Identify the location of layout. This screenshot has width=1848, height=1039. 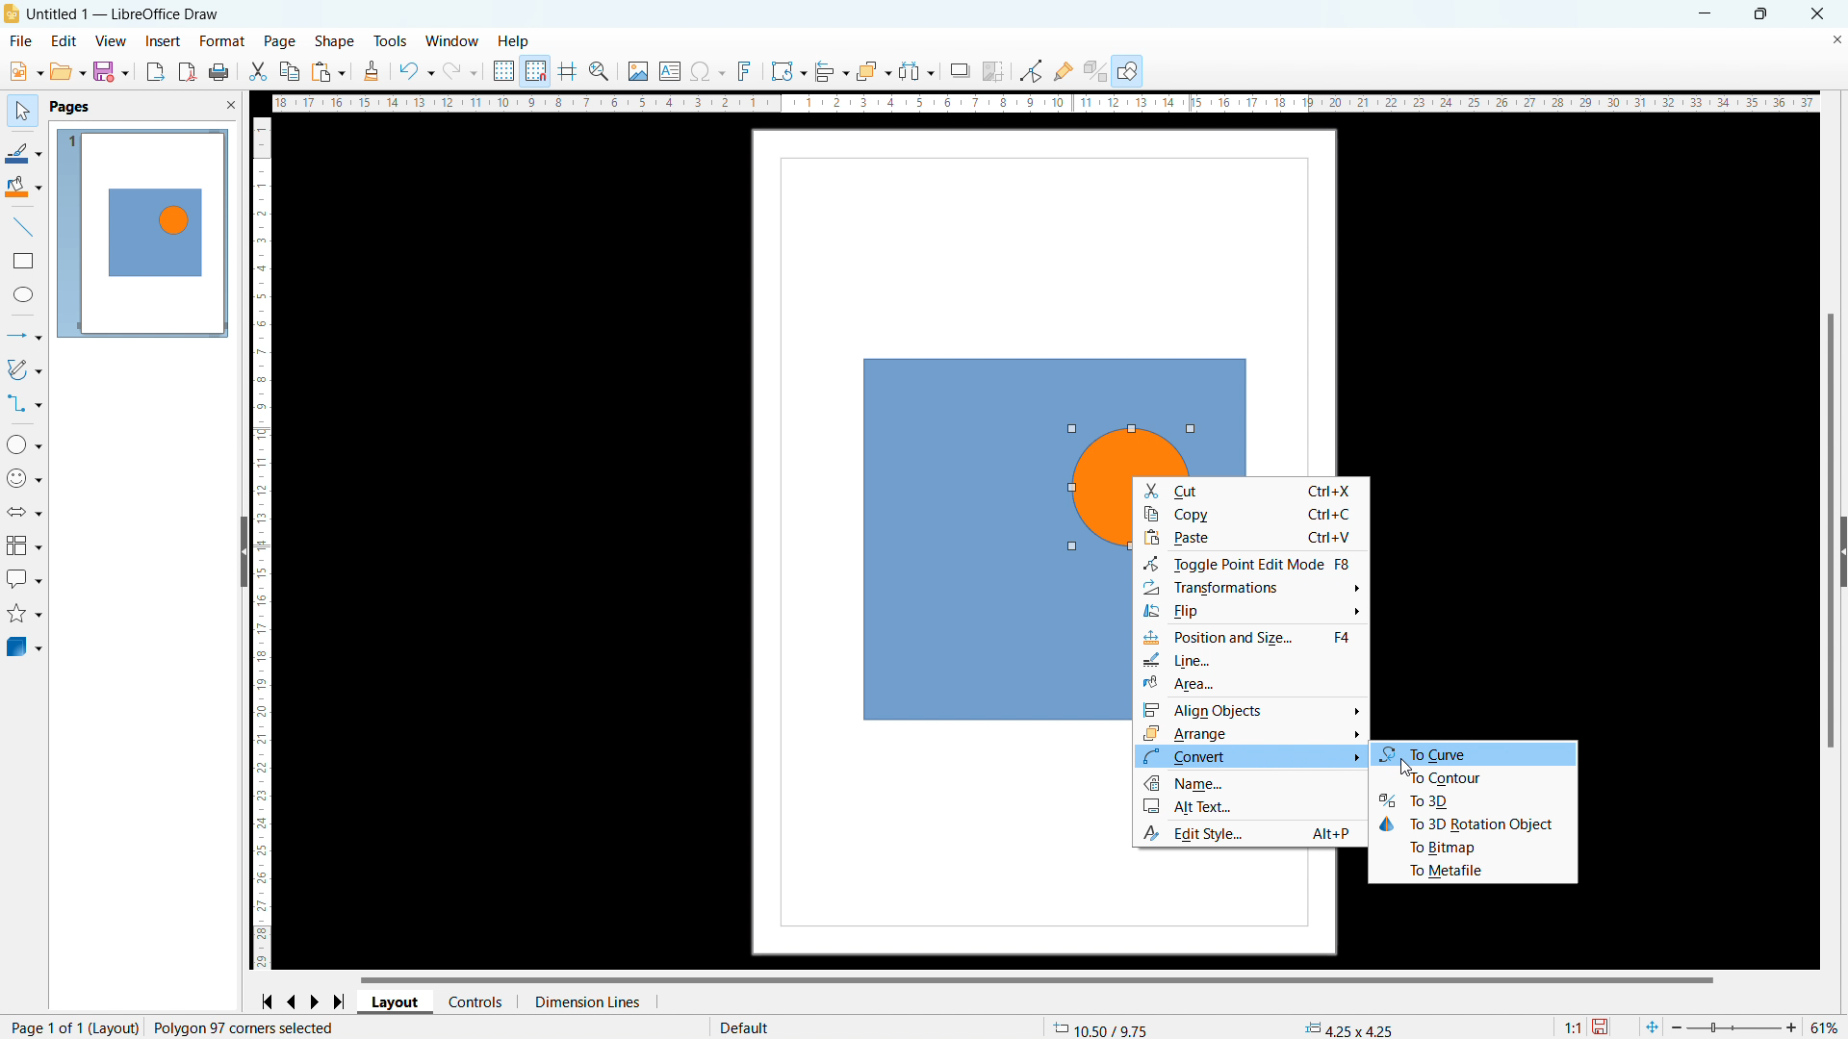
(395, 1002).